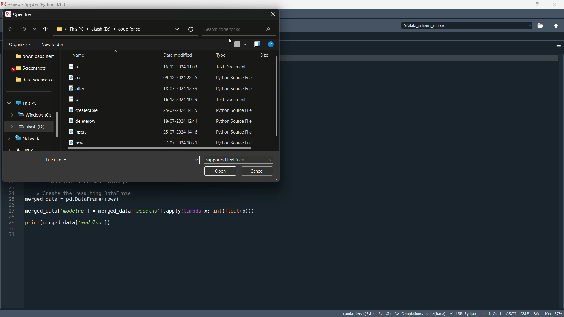 The width and height of the screenshot is (564, 317). I want to click on network, so click(30, 139).